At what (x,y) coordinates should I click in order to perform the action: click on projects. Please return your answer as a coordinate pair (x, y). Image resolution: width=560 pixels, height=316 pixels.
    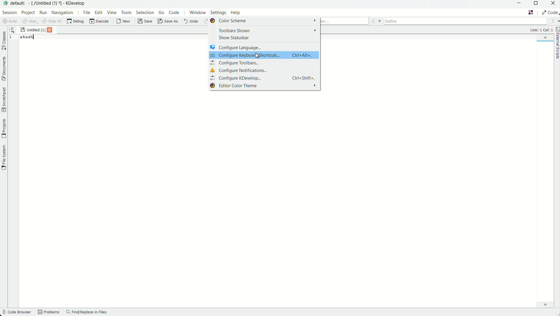
    Looking at the image, I should click on (4, 129).